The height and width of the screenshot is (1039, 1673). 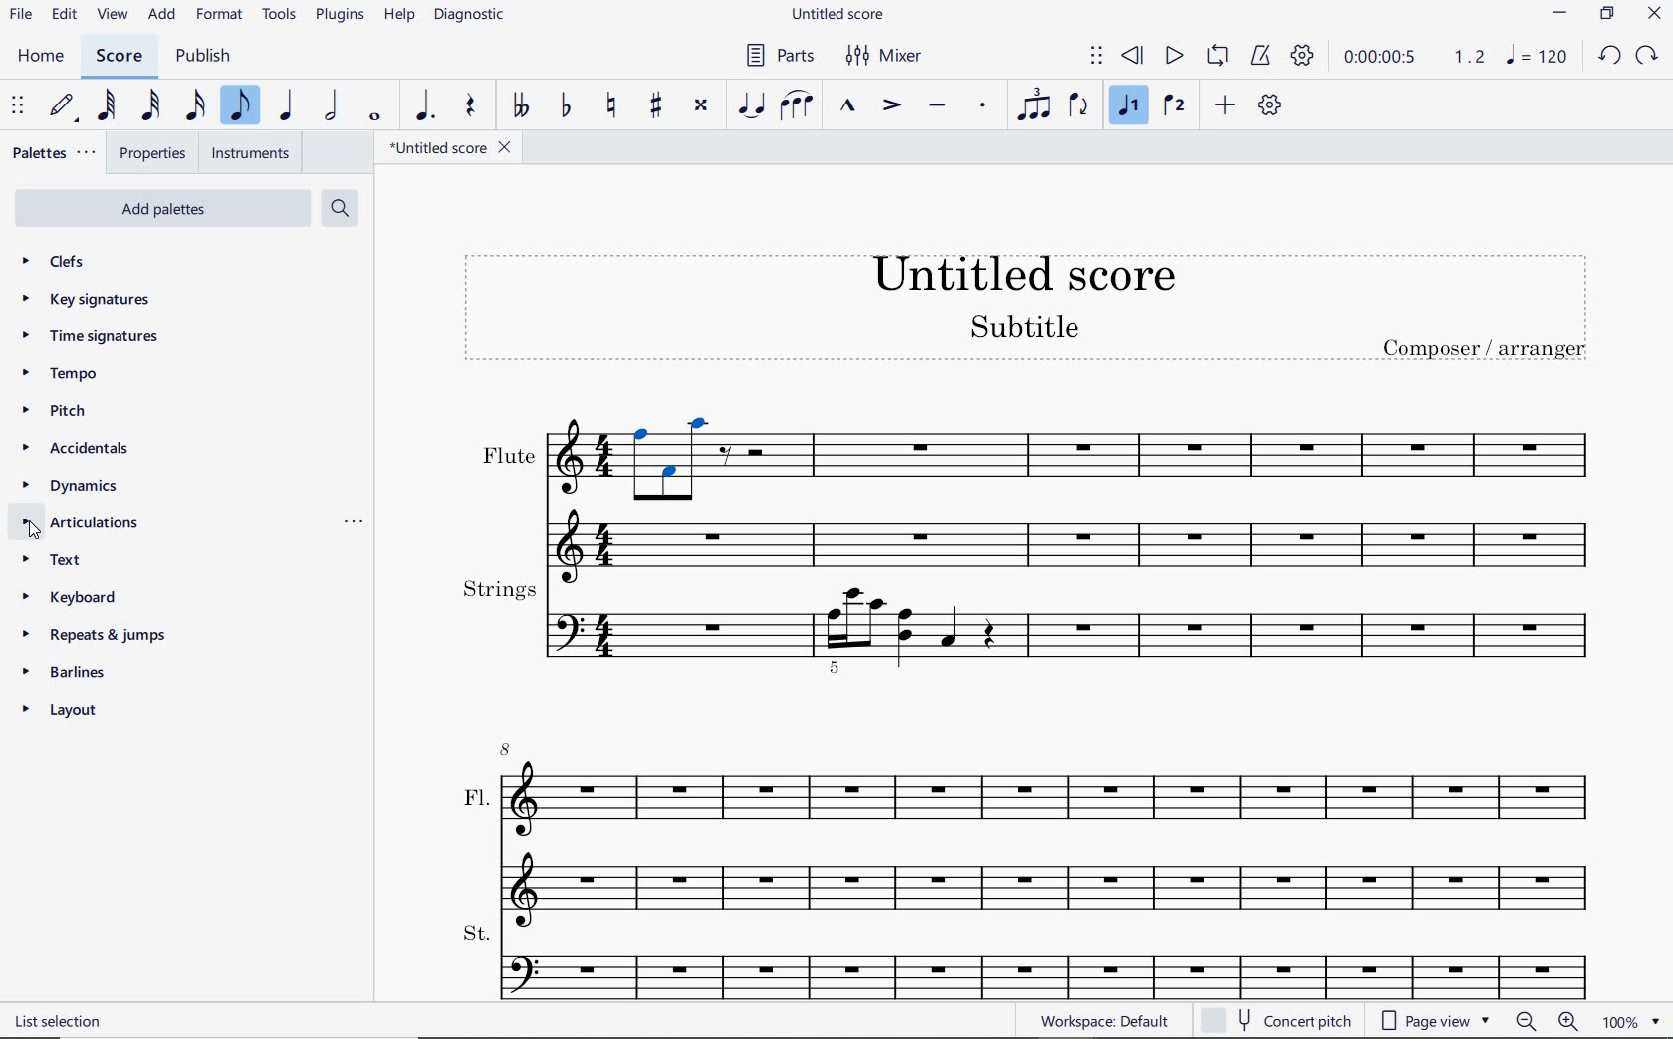 I want to click on SELECT TO MOVE, so click(x=1097, y=57).